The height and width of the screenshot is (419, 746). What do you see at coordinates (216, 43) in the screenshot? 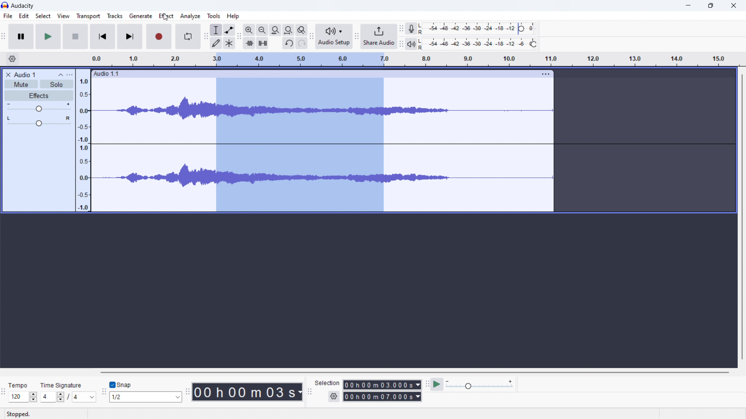
I see `draw tool` at bounding box center [216, 43].